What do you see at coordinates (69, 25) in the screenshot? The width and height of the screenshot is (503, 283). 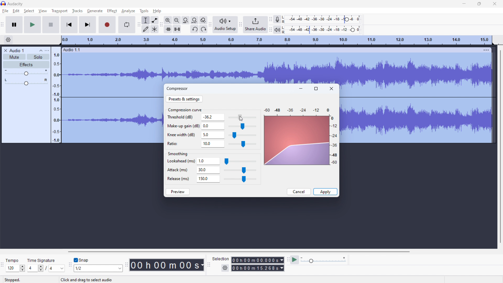 I see `skip to start` at bounding box center [69, 25].